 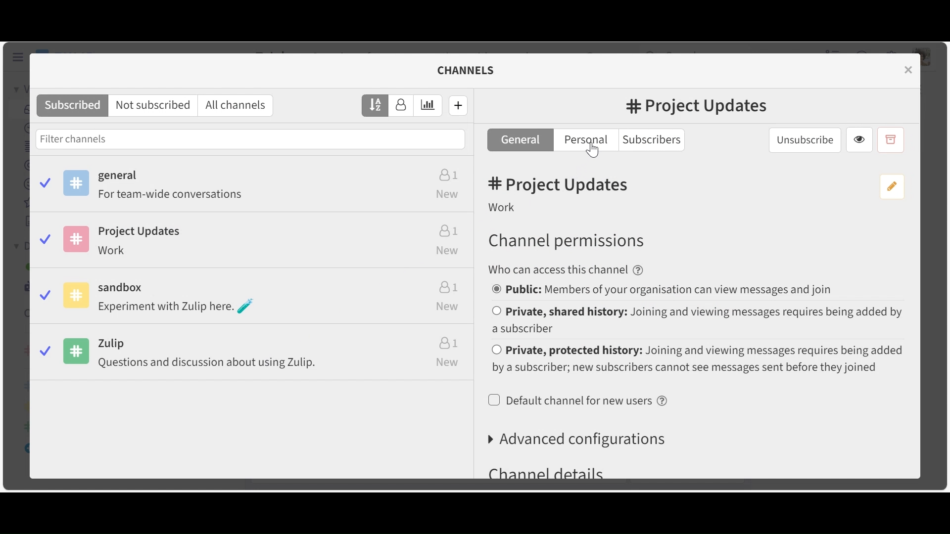 What do you see at coordinates (859, 141) in the screenshot?
I see `View channel` at bounding box center [859, 141].